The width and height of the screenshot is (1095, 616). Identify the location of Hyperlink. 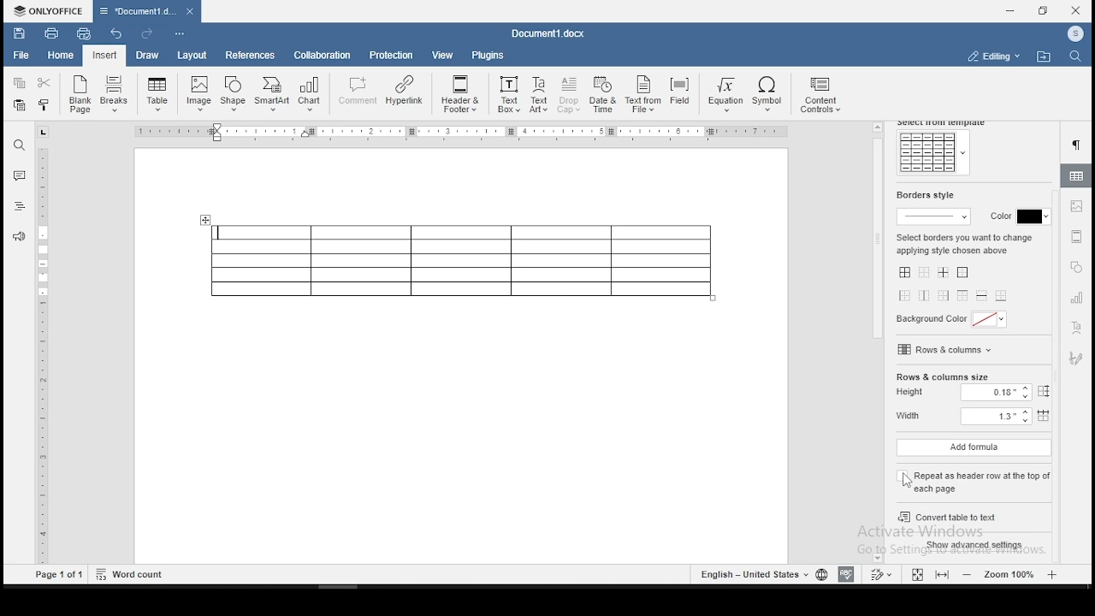
(405, 91).